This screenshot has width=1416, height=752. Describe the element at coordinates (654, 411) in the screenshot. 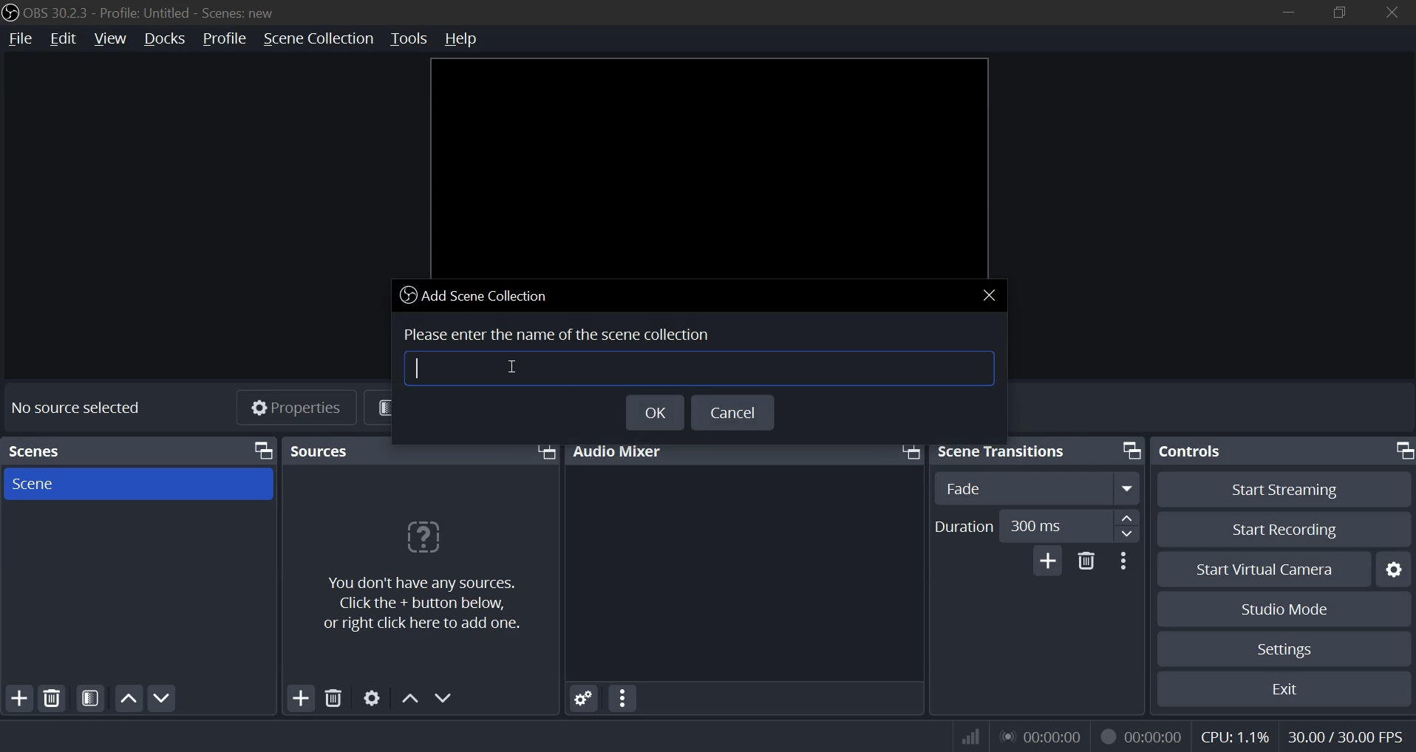

I see `ok` at that location.